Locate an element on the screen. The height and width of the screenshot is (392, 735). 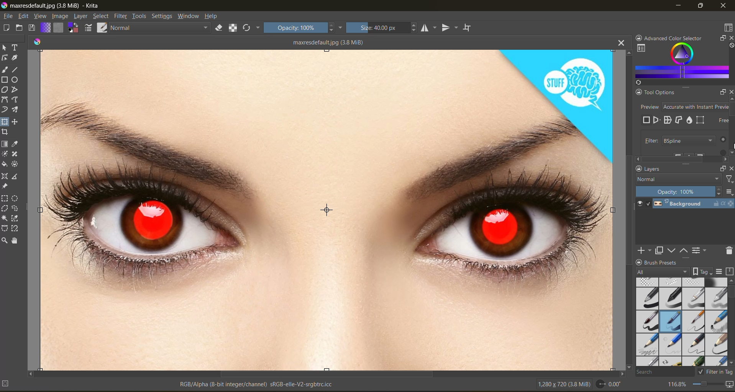
horizontal scroll bar is located at coordinates (326, 373).